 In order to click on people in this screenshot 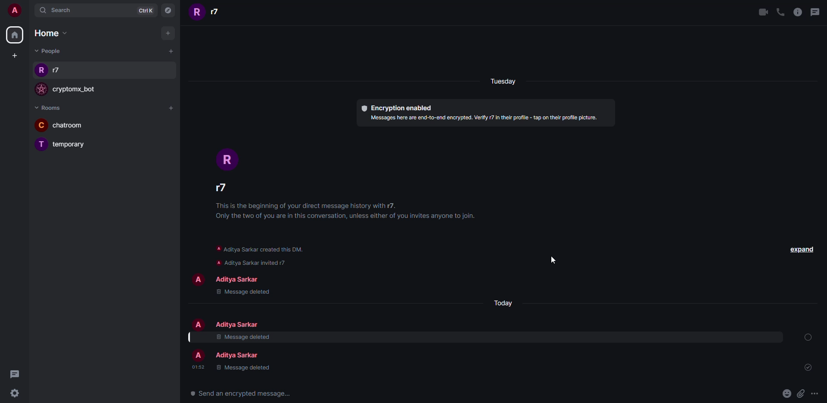, I will do `click(59, 71)`.